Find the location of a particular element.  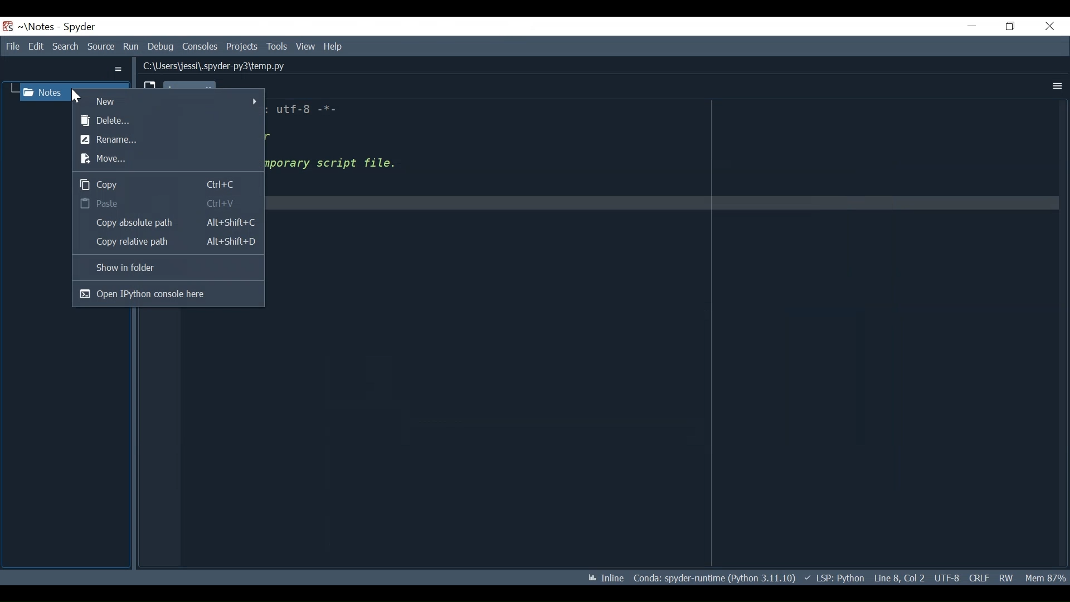

More Options is located at coordinates (1056, 86).